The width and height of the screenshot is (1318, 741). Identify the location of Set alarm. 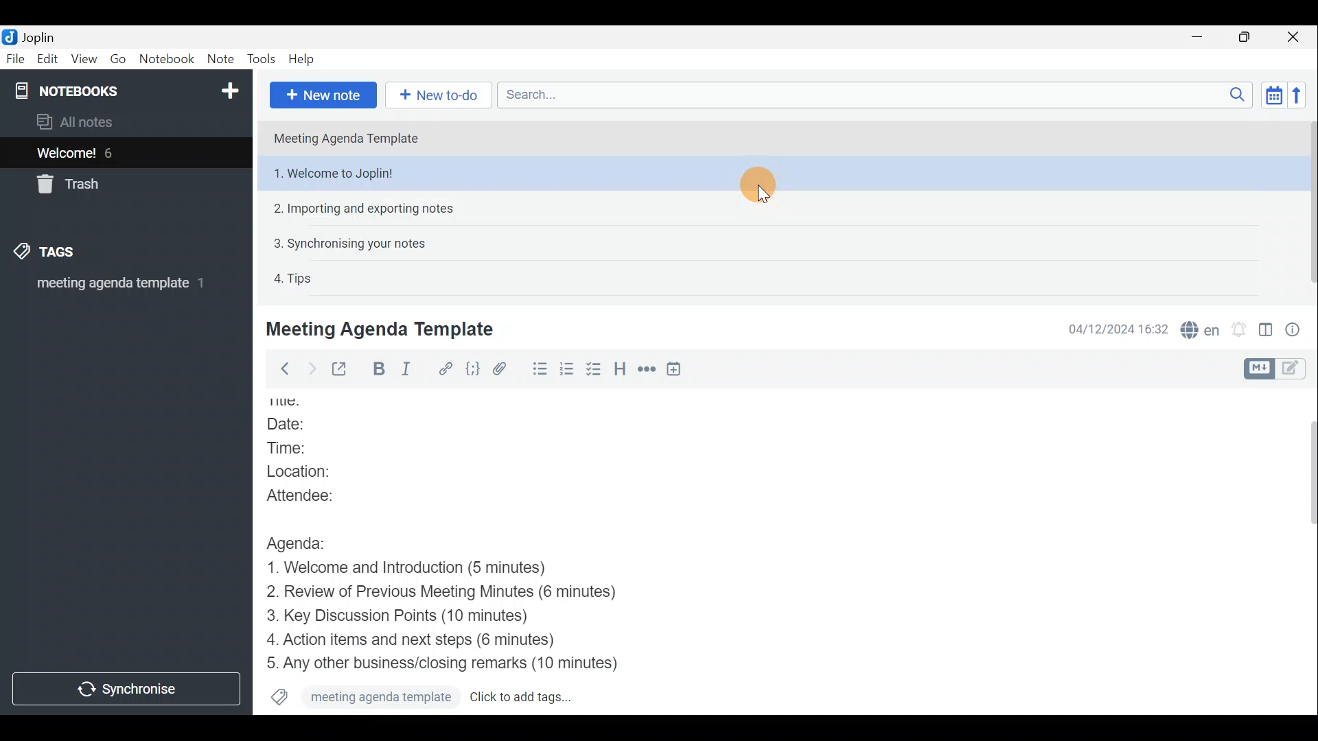
(1240, 329).